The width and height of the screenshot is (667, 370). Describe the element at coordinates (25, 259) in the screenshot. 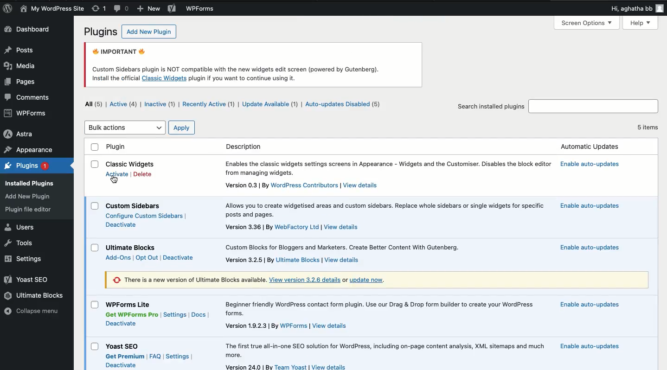

I see `Settings` at that location.